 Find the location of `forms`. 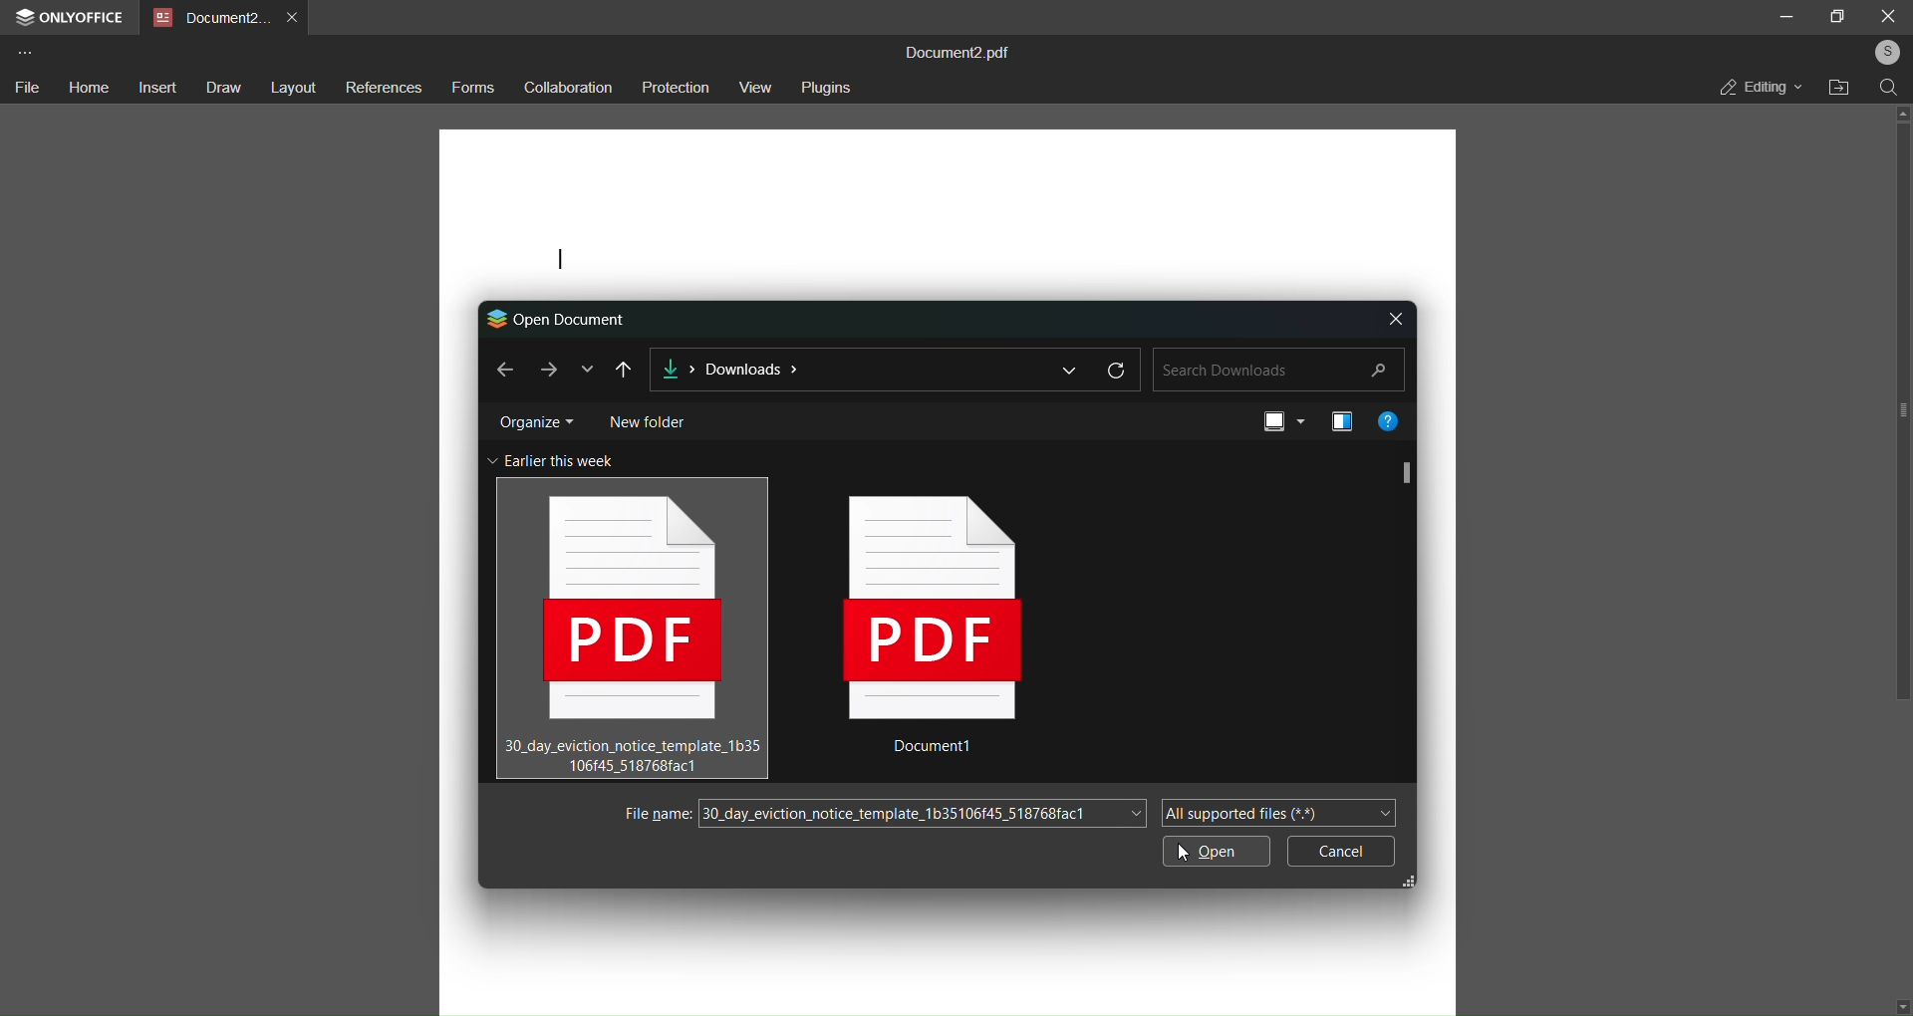

forms is located at coordinates (472, 88).